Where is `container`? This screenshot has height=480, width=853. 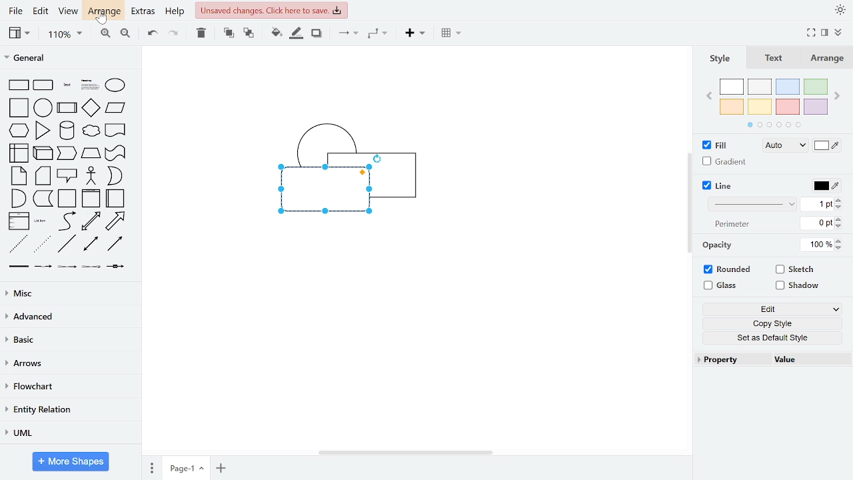
container is located at coordinates (67, 199).